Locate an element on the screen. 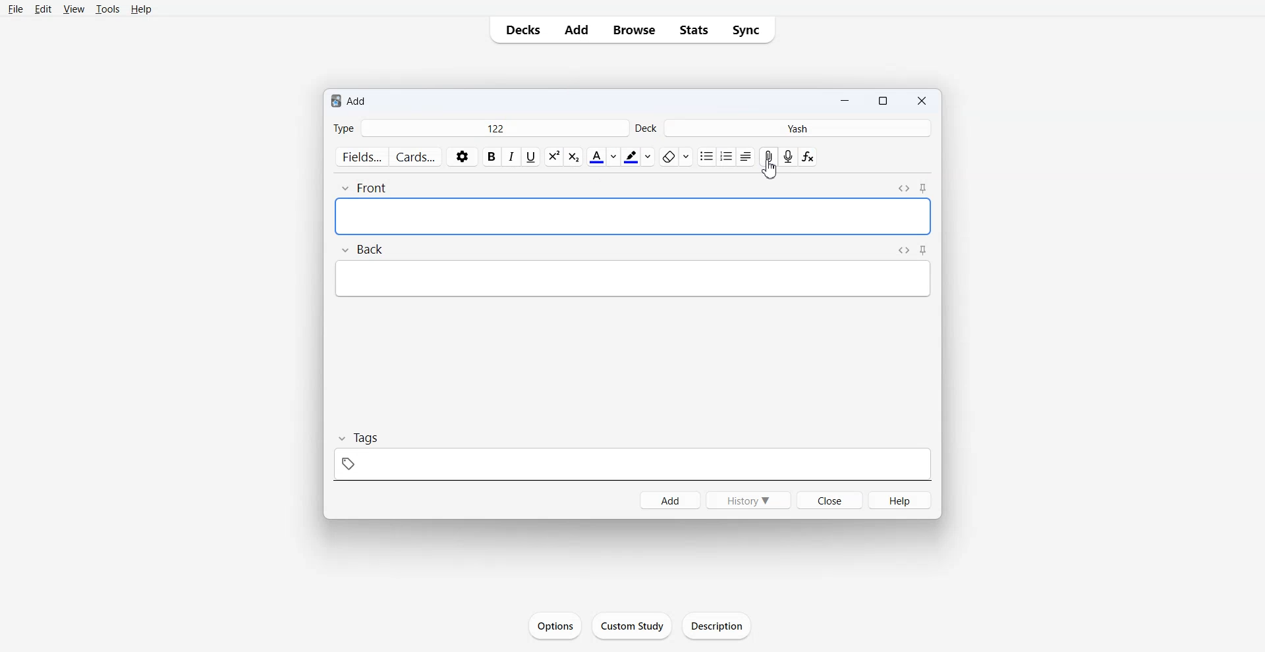  Stats is located at coordinates (694, 30).